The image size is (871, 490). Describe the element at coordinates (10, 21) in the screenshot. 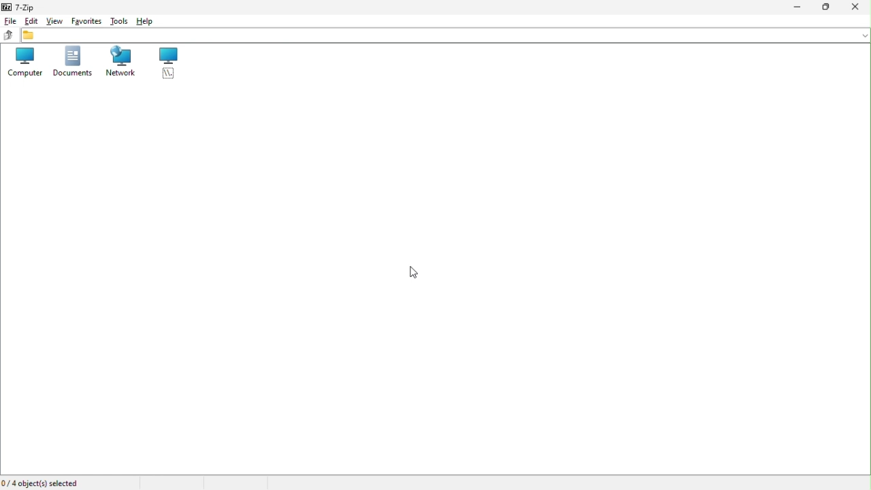

I see `file` at that location.